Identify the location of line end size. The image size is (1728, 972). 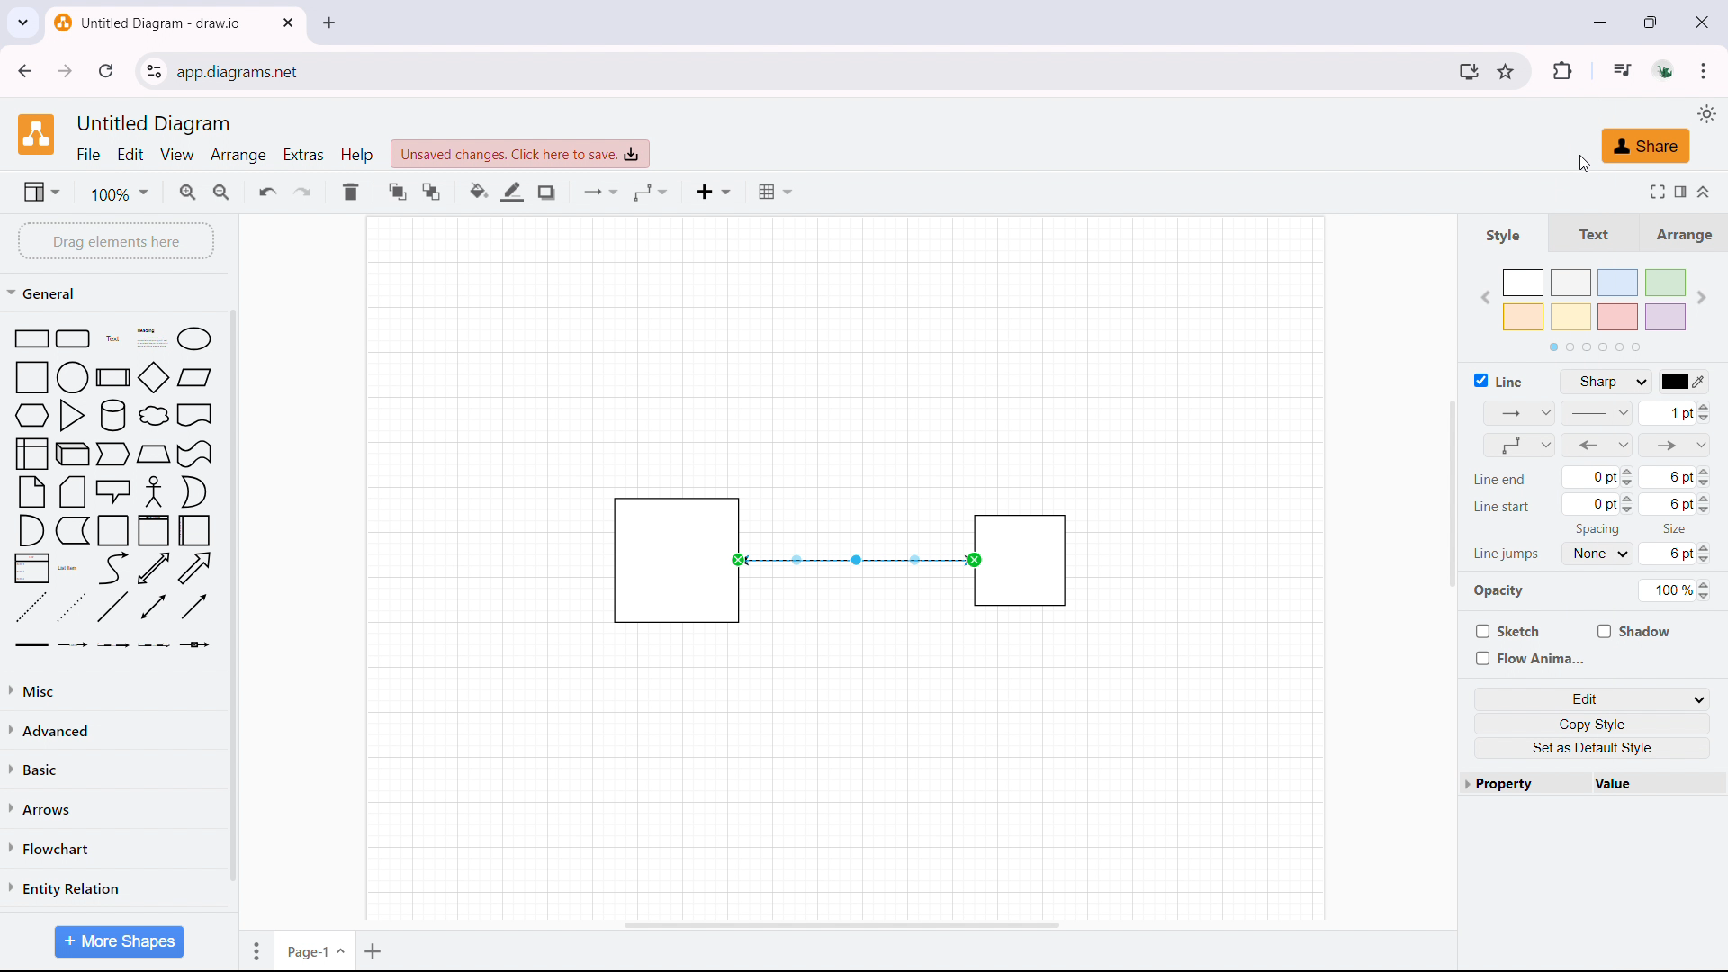
(1639, 478).